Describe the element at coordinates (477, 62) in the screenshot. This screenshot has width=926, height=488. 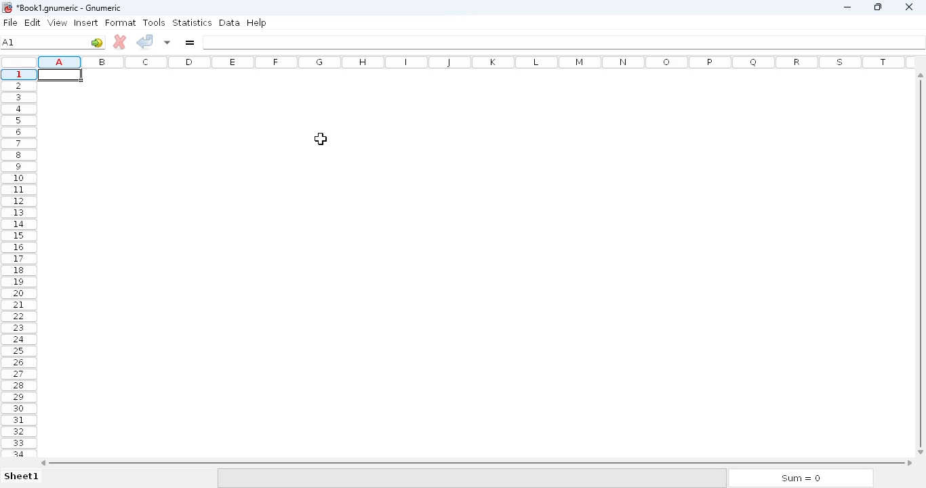
I see `columns` at that location.